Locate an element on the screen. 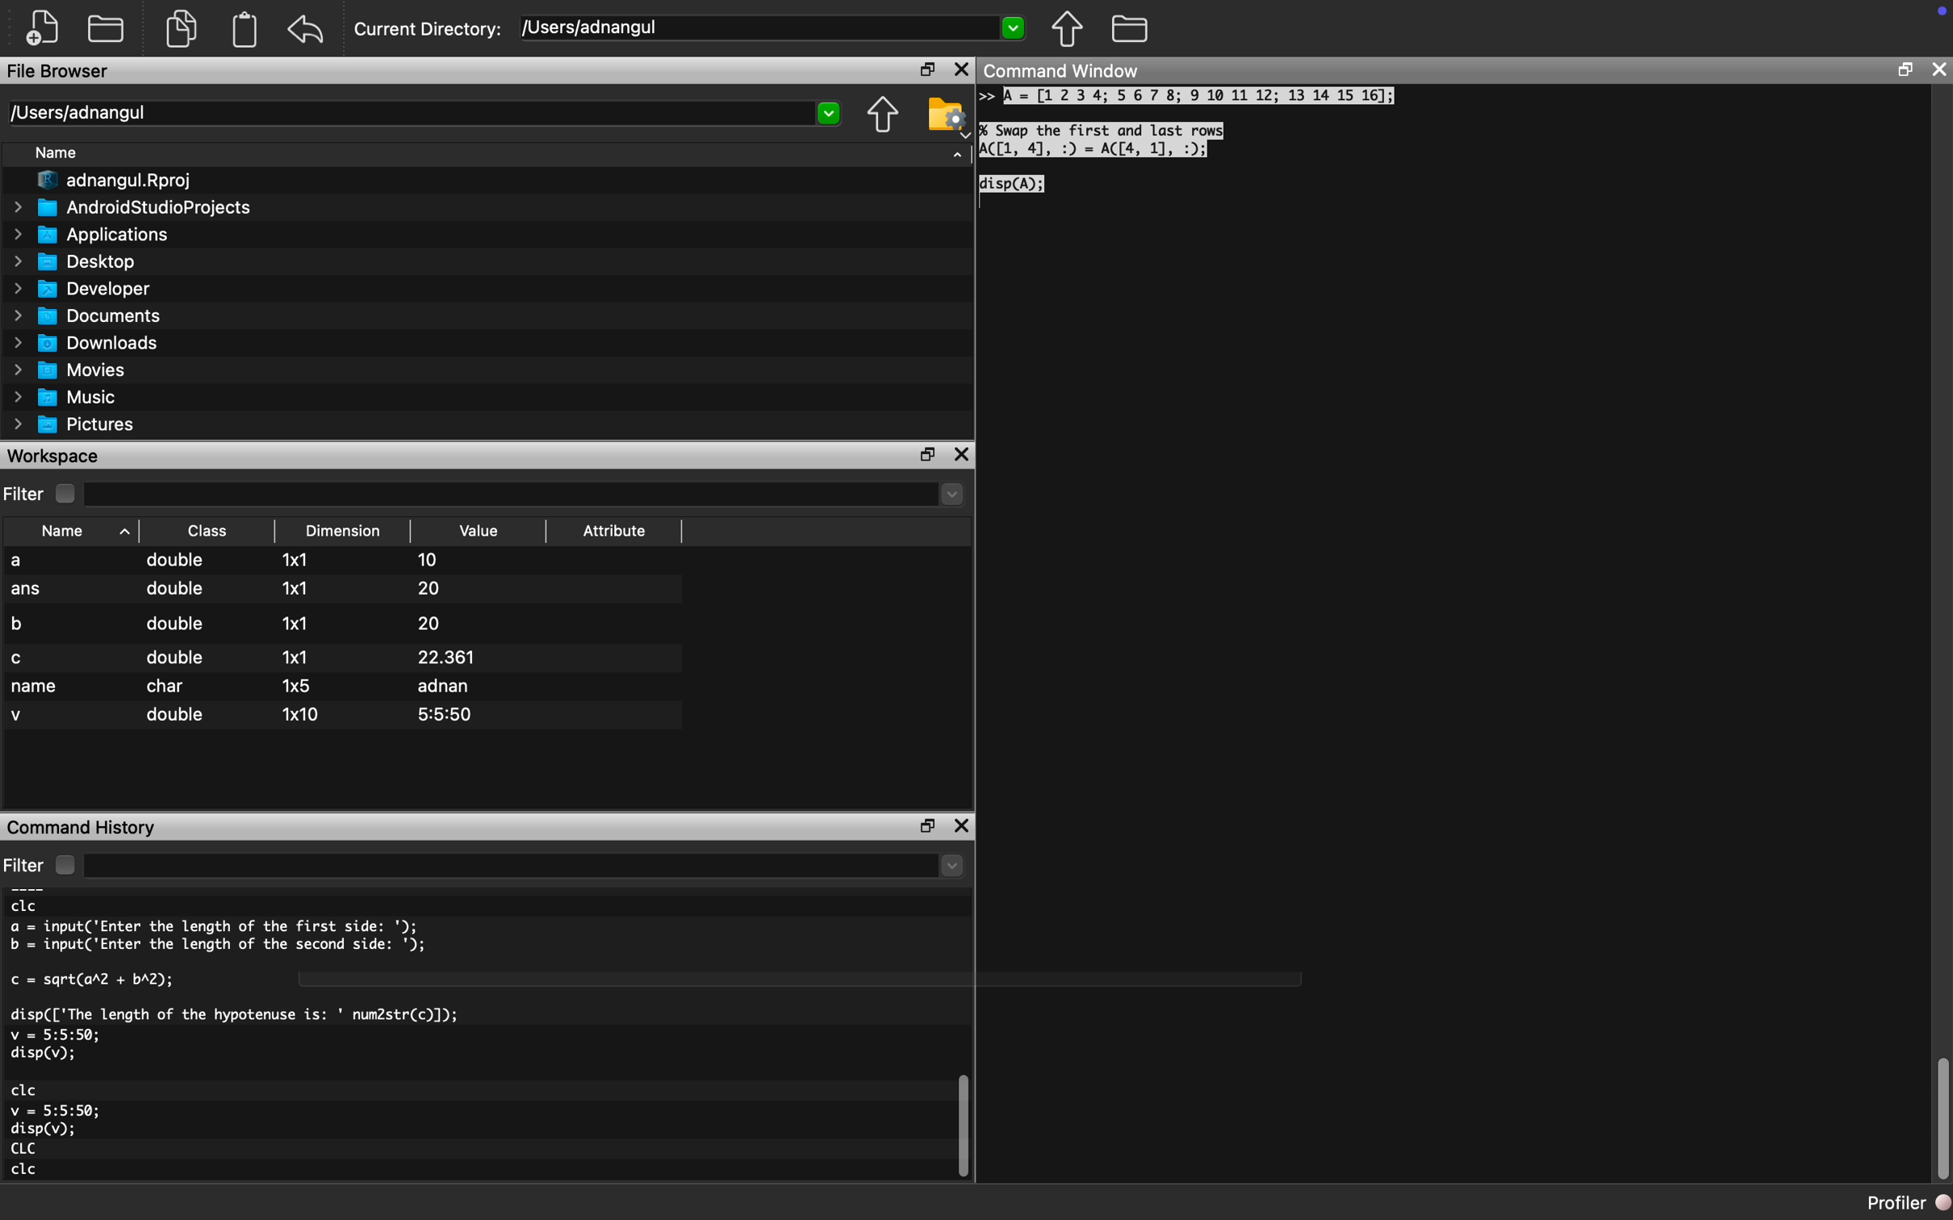 The height and width of the screenshot is (1220, 1953). Name is located at coordinates (74, 527).